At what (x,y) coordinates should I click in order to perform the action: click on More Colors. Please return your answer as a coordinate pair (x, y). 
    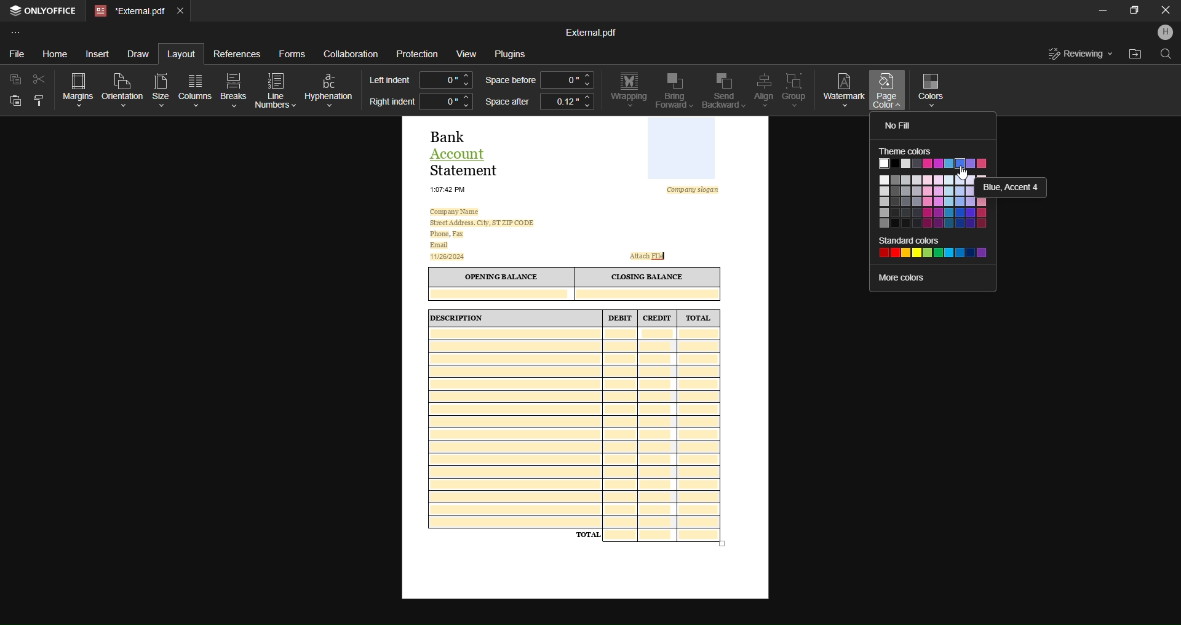
    Looking at the image, I should click on (913, 277).